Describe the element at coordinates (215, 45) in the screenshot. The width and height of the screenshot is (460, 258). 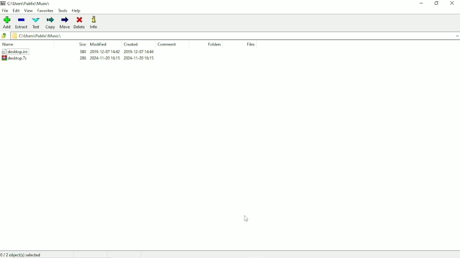
I see `Folders` at that location.